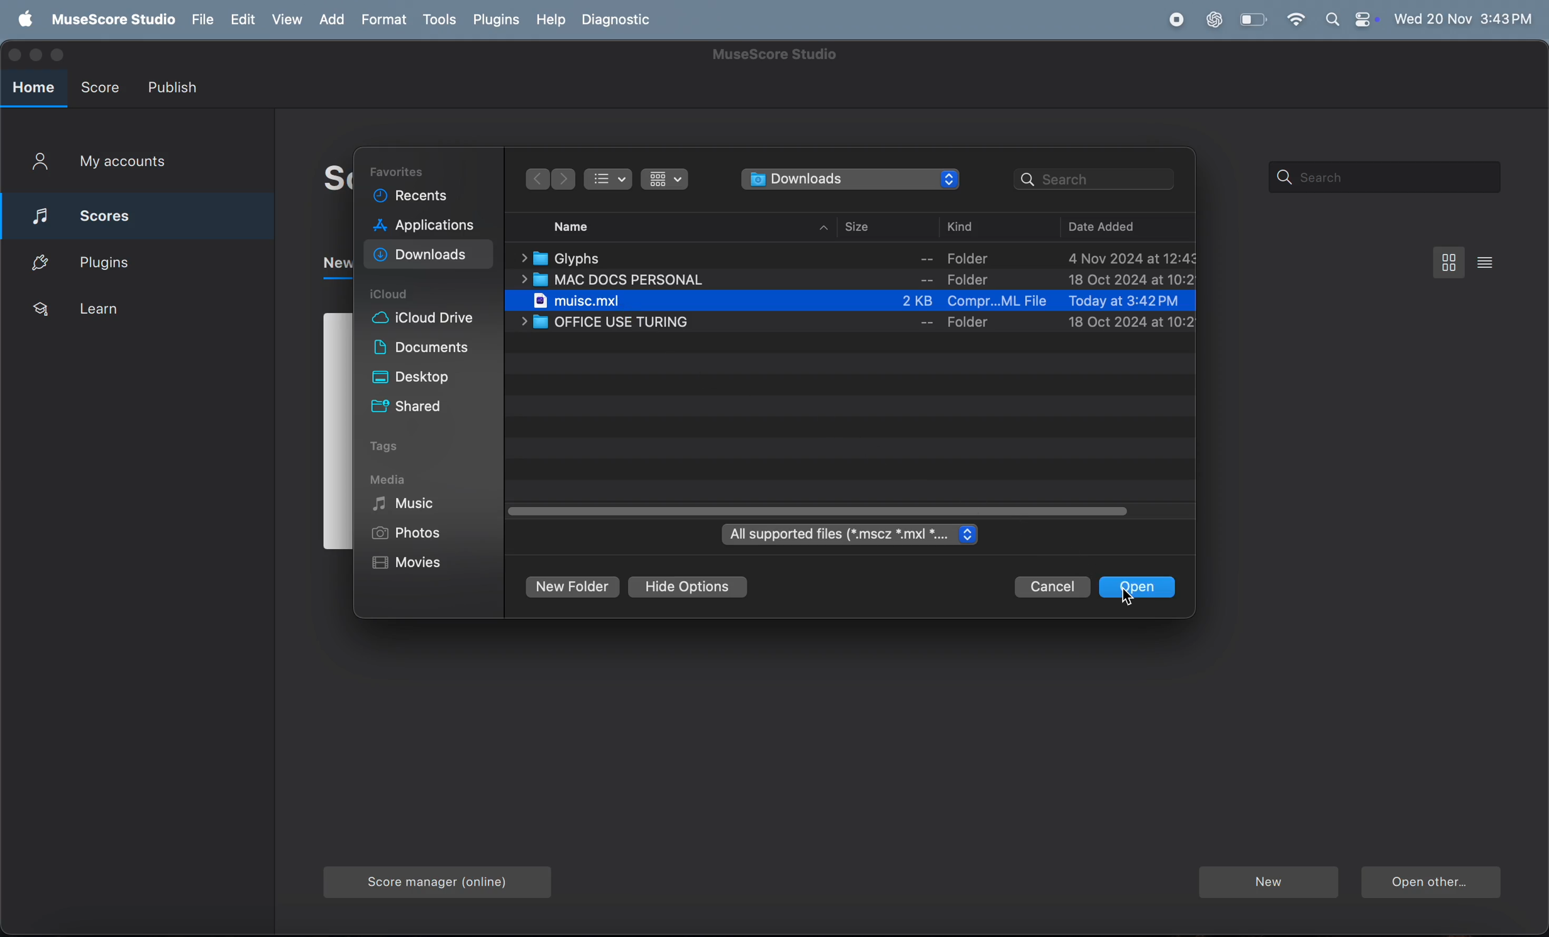  Describe the element at coordinates (858, 281) in the screenshot. I see `mac docs personal` at that location.